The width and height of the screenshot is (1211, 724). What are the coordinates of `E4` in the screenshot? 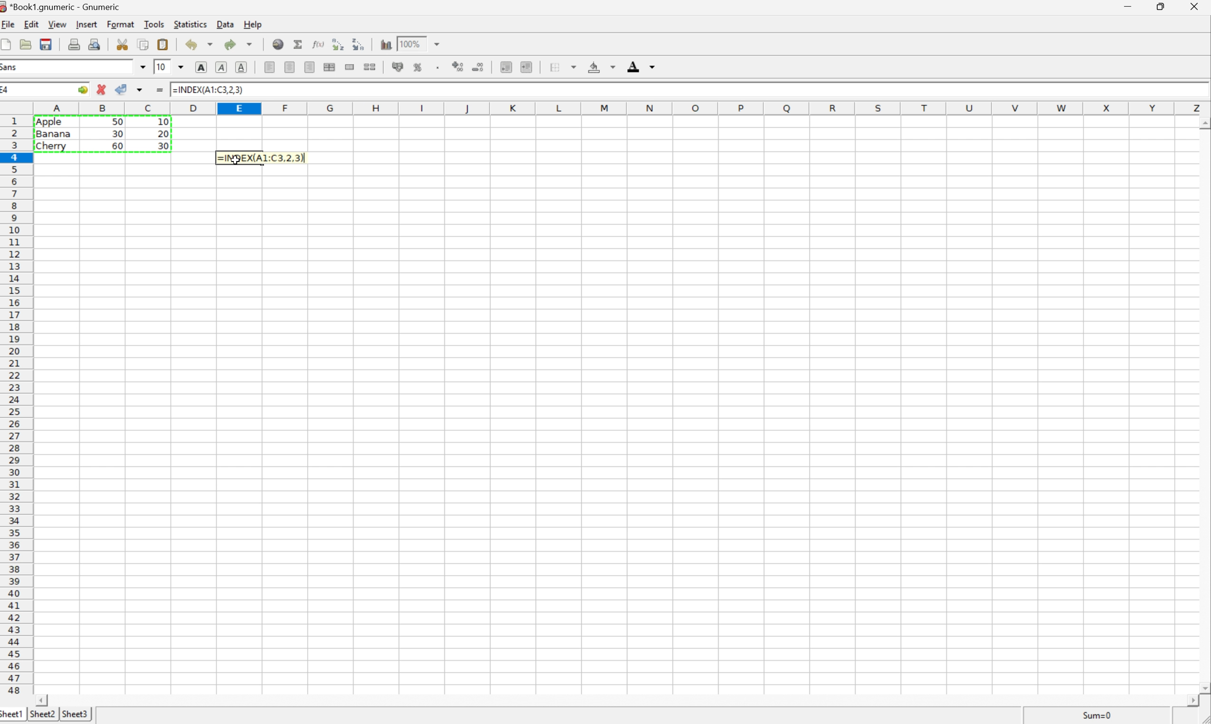 It's located at (8, 89).